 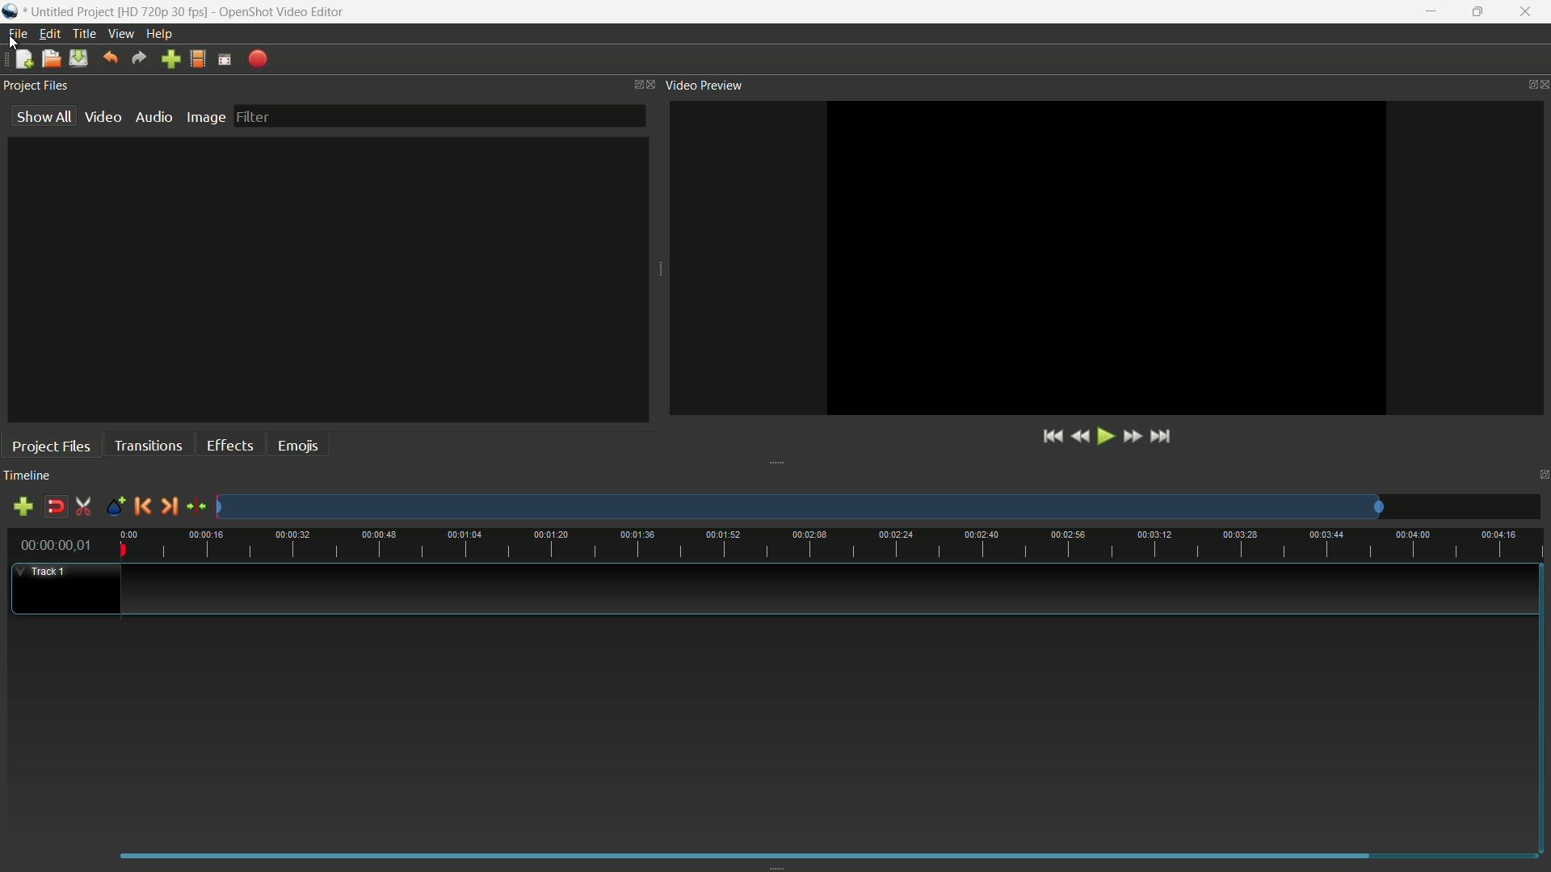 I want to click on video, so click(x=104, y=115).